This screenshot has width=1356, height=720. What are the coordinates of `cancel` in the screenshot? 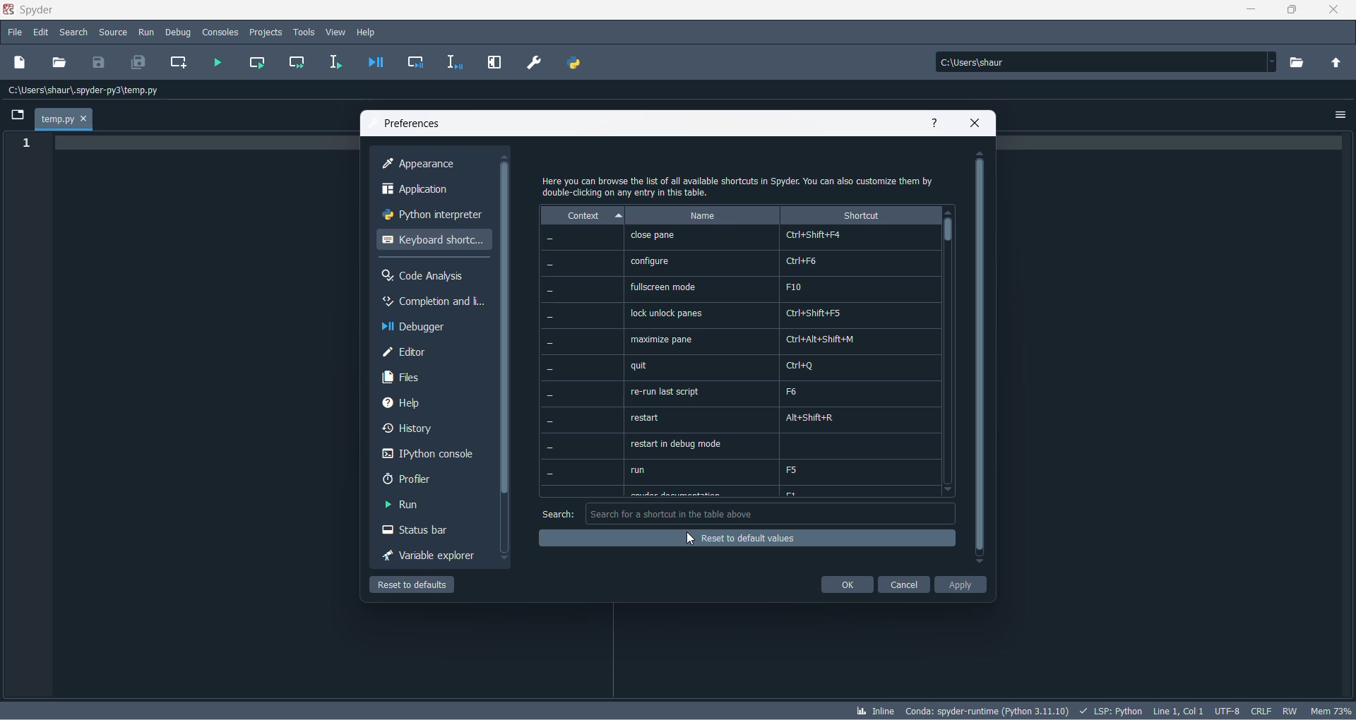 It's located at (905, 585).